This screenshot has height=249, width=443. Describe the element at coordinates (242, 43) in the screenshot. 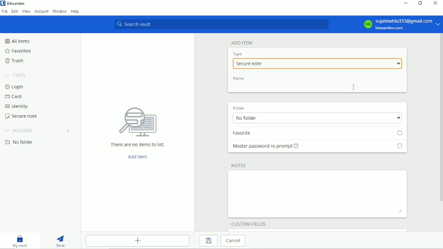

I see `Add item` at that location.